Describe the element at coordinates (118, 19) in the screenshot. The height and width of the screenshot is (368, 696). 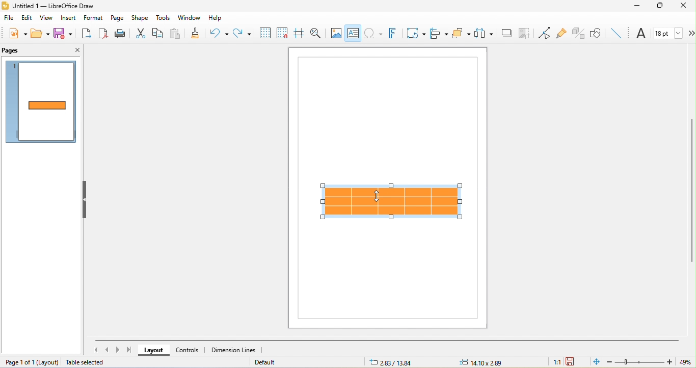
I see `page` at that location.